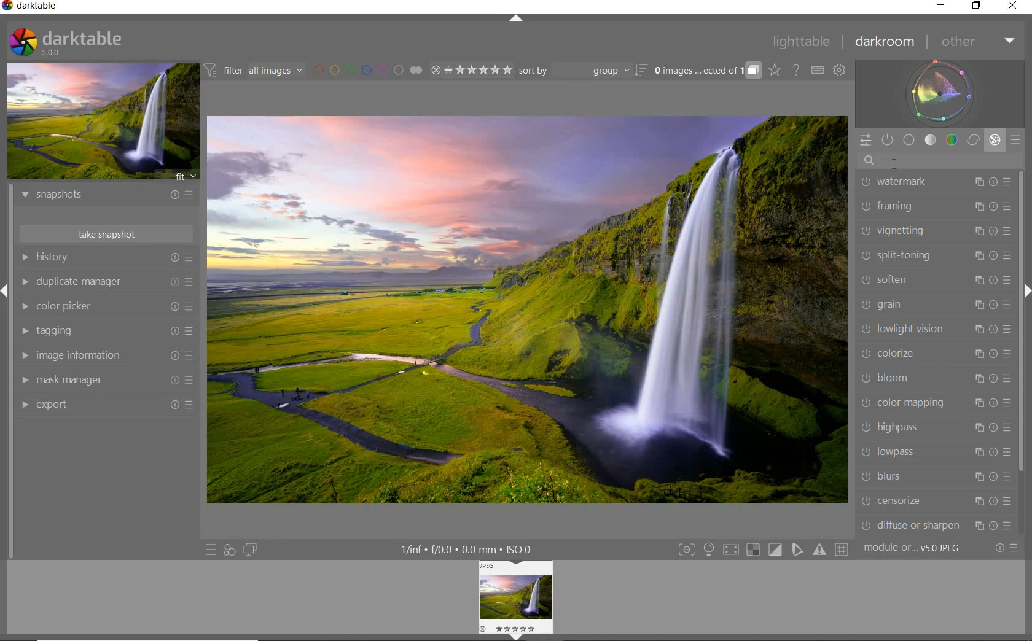  I want to click on Expand/Collapse, so click(6, 293).